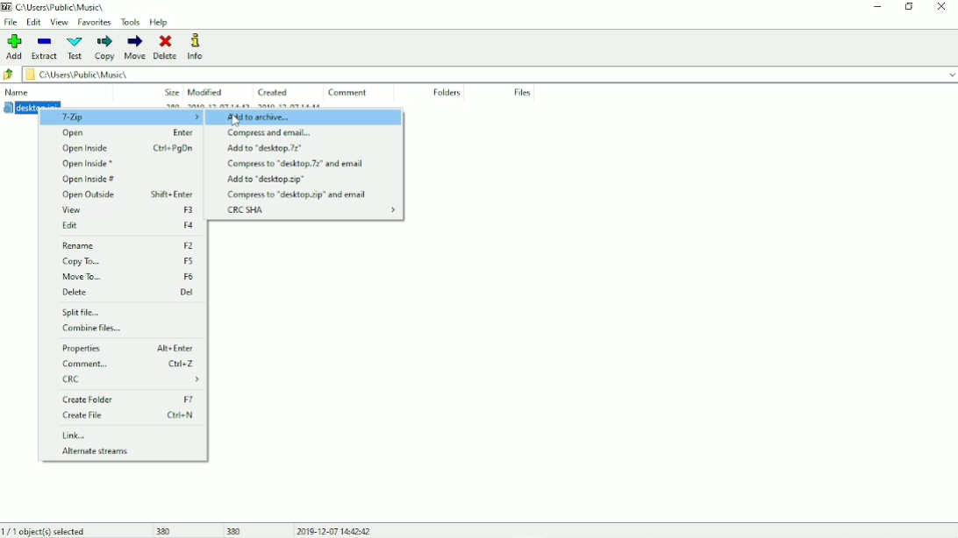 Image resolution: width=958 pixels, height=538 pixels. What do you see at coordinates (95, 329) in the screenshot?
I see `Combine files` at bounding box center [95, 329].